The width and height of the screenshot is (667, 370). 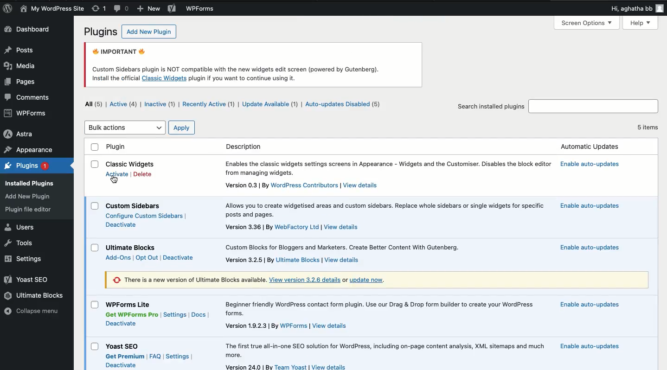 I want to click on Deactive, so click(x=179, y=257).